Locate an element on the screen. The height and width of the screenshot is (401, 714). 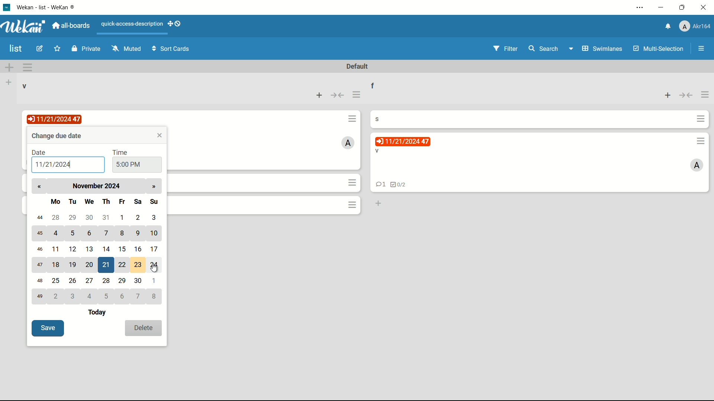
12 is located at coordinates (74, 249).